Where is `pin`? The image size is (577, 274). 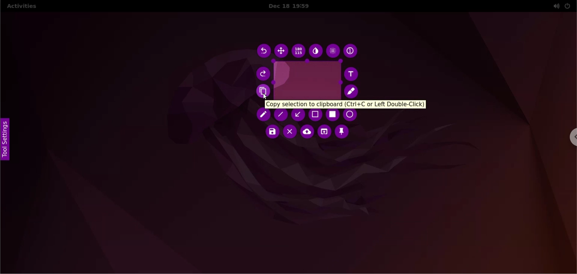
pin is located at coordinates (344, 131).